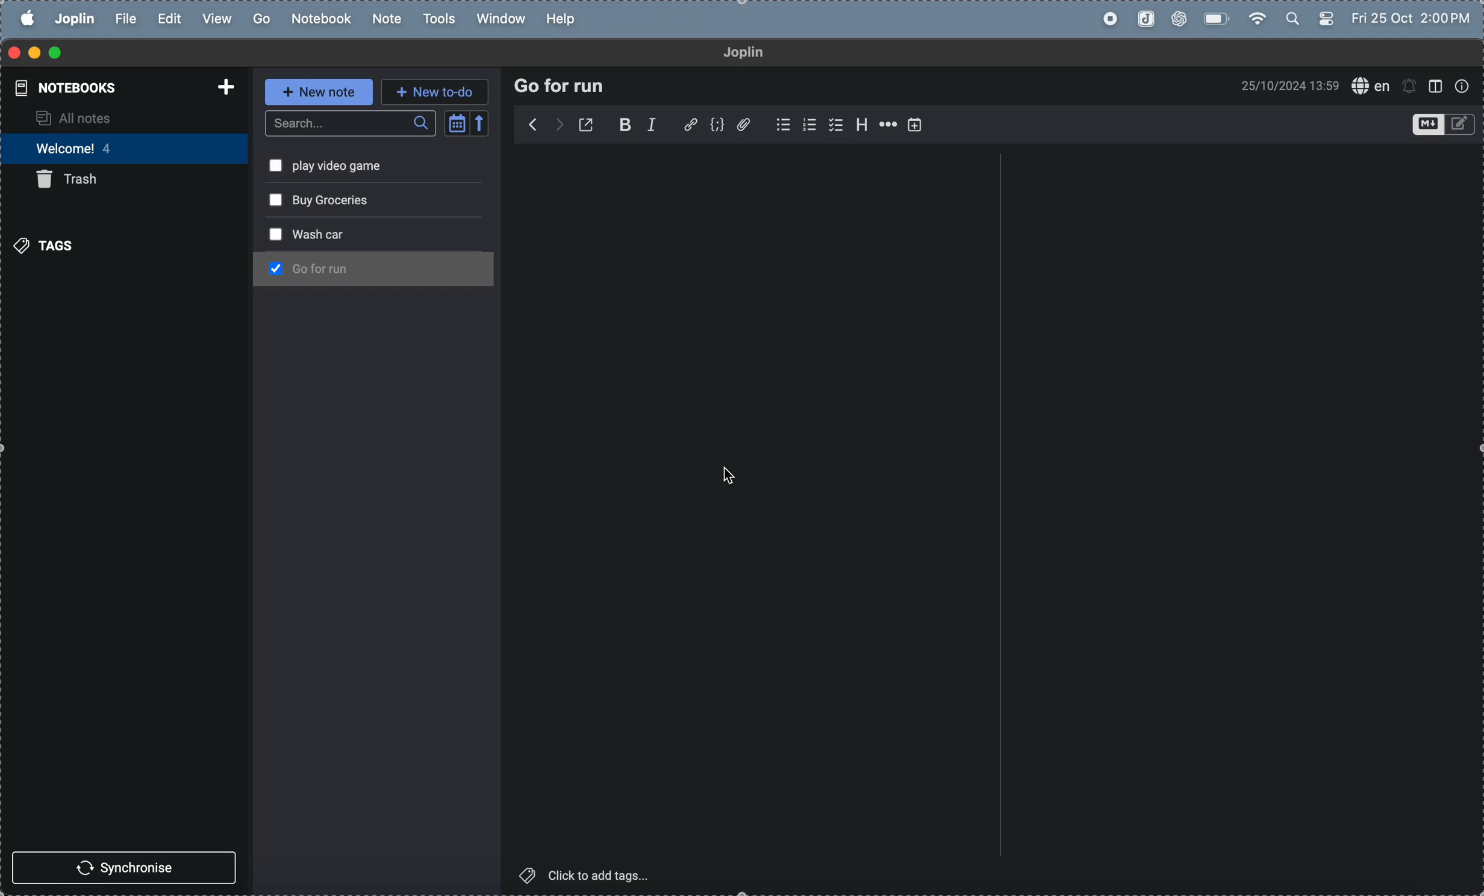  Describe the element at coordinates (317, 94) in the screenshot. I see `new note` at that location.